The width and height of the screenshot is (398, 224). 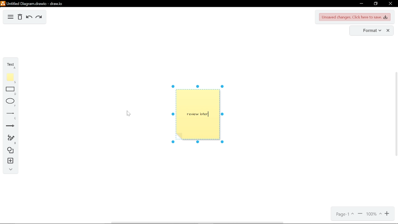 What do you see at coordinates (10, 169) in the screenshot?
I see `collapse` at bounding box center [10, 169].